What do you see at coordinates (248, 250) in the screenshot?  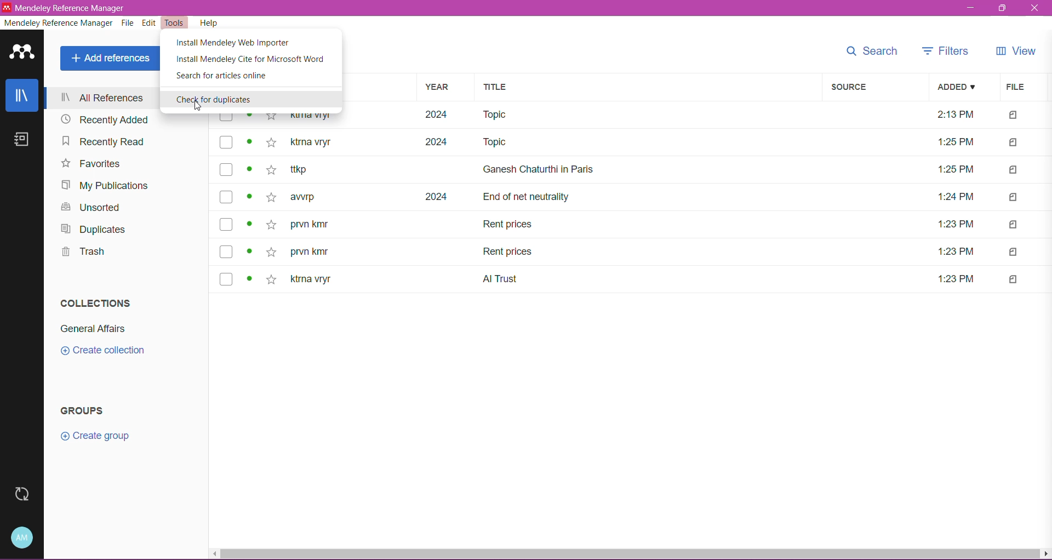 I see `read` at bounding box center [248, 250].